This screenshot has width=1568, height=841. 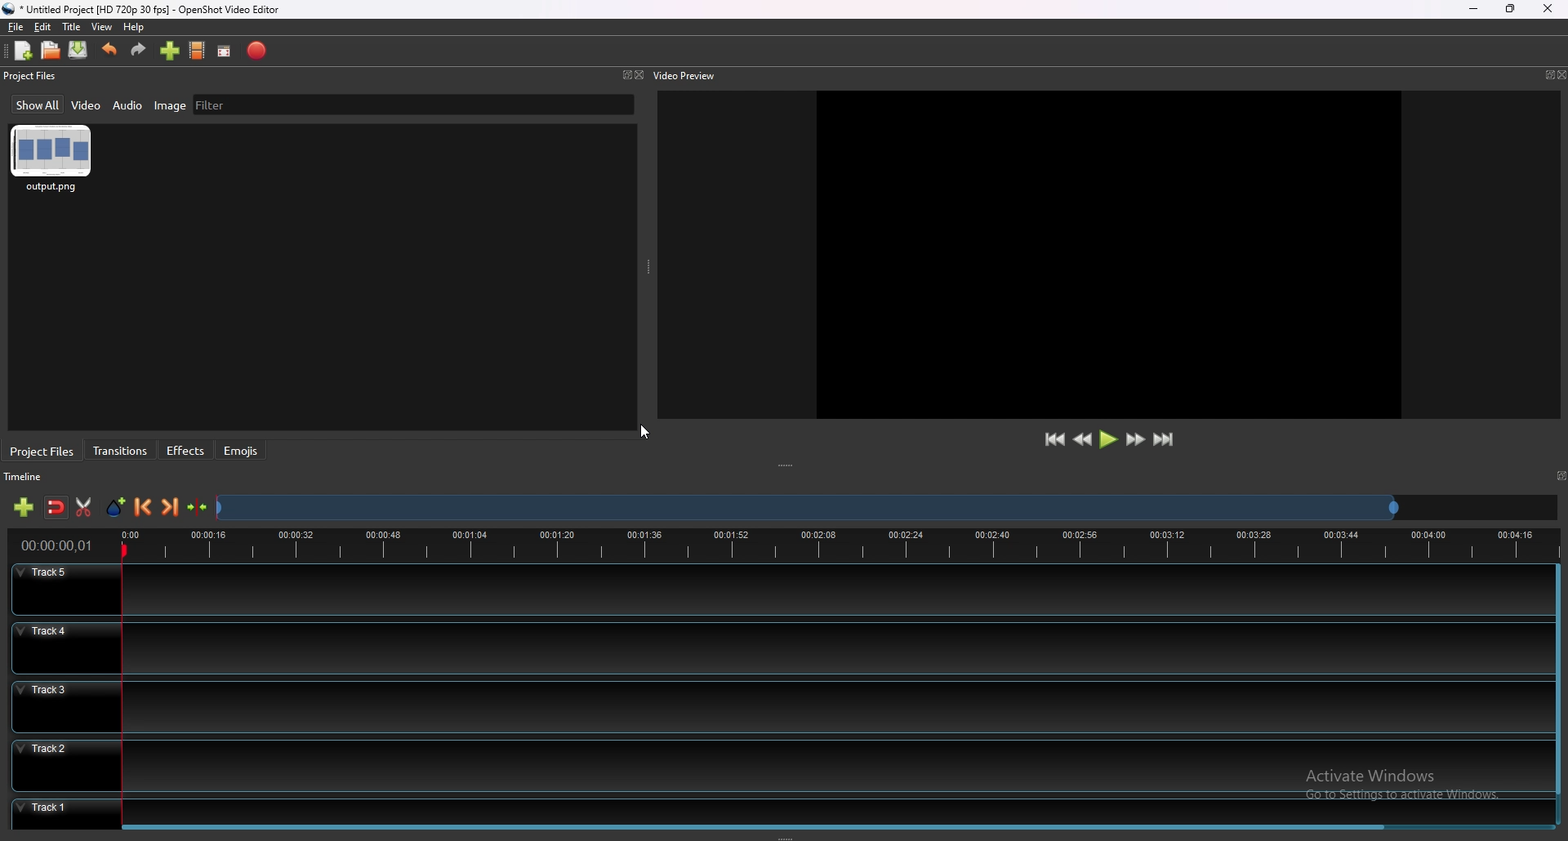 I want to click on edit, so click(x=42, y=28).